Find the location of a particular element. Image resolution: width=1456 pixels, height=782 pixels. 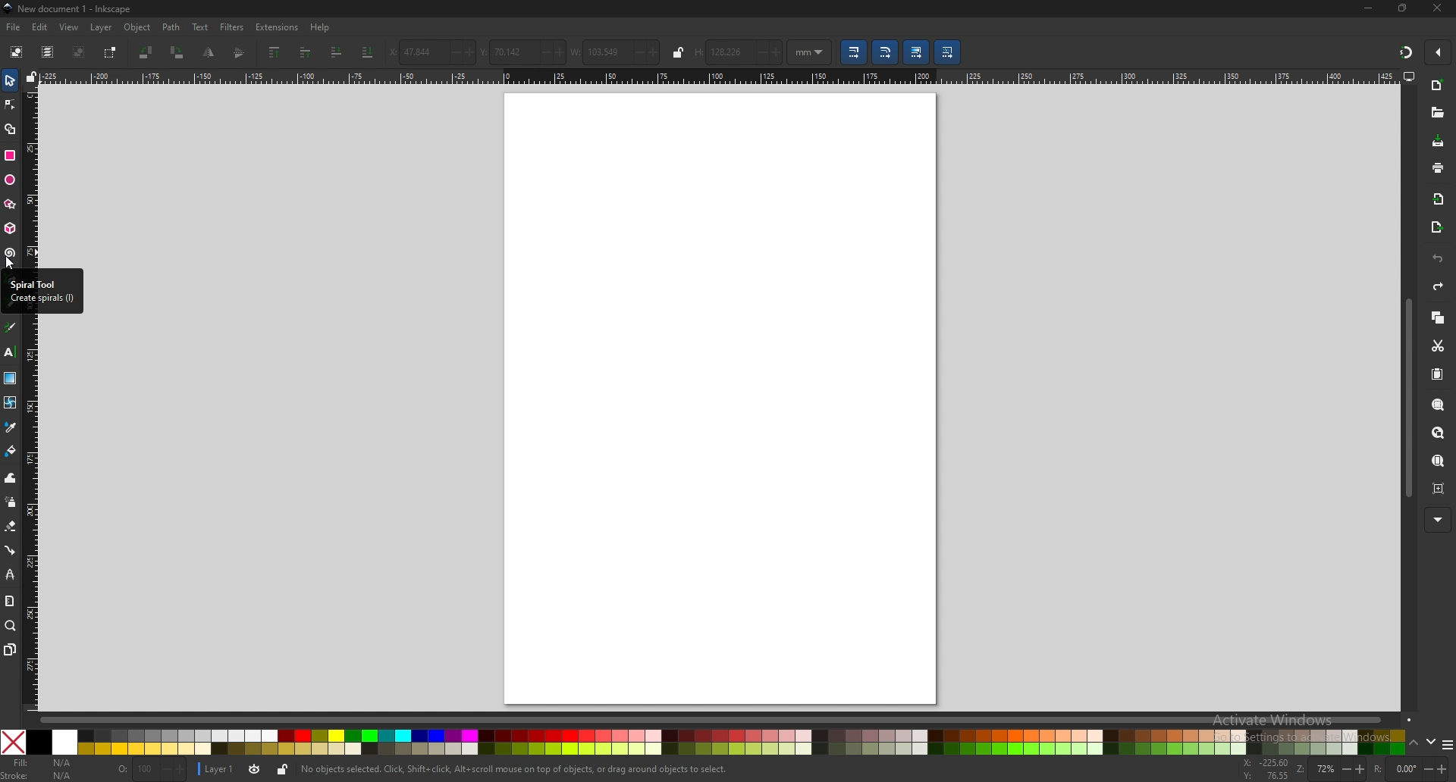

scroll bar is located at coordinates (725, 720).